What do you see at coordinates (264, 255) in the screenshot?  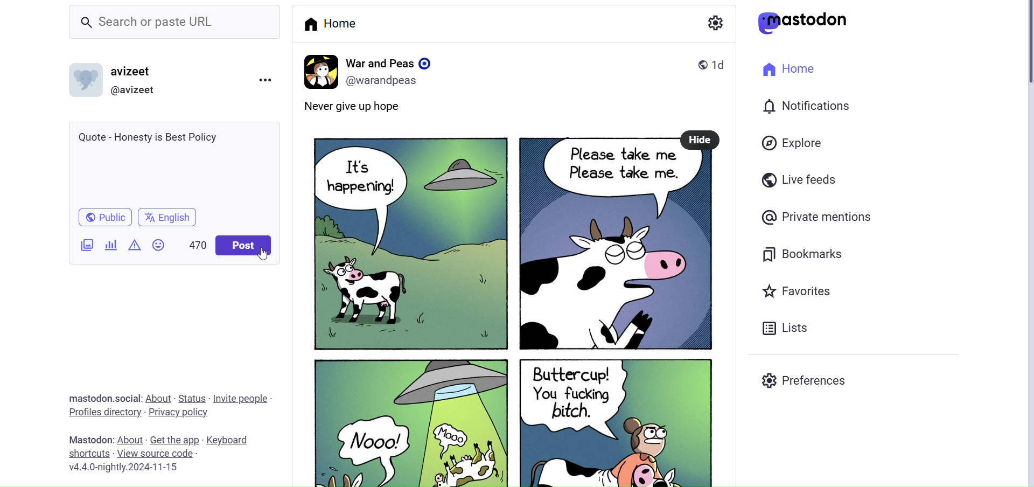 I see `Cursor` at bounding box center [264, 255].